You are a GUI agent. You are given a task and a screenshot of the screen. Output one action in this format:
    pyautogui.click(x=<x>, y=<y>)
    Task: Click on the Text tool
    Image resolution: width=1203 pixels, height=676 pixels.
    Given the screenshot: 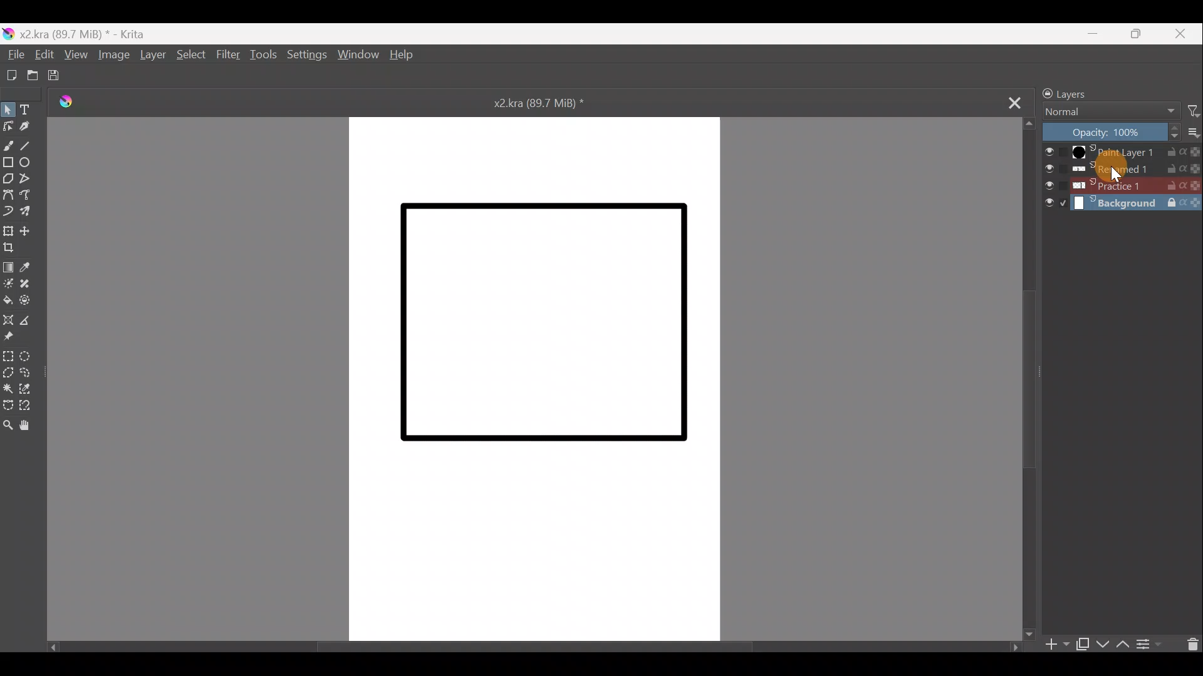 What is the action you would take?
    pyautogui.click(x=29, y=110)
    